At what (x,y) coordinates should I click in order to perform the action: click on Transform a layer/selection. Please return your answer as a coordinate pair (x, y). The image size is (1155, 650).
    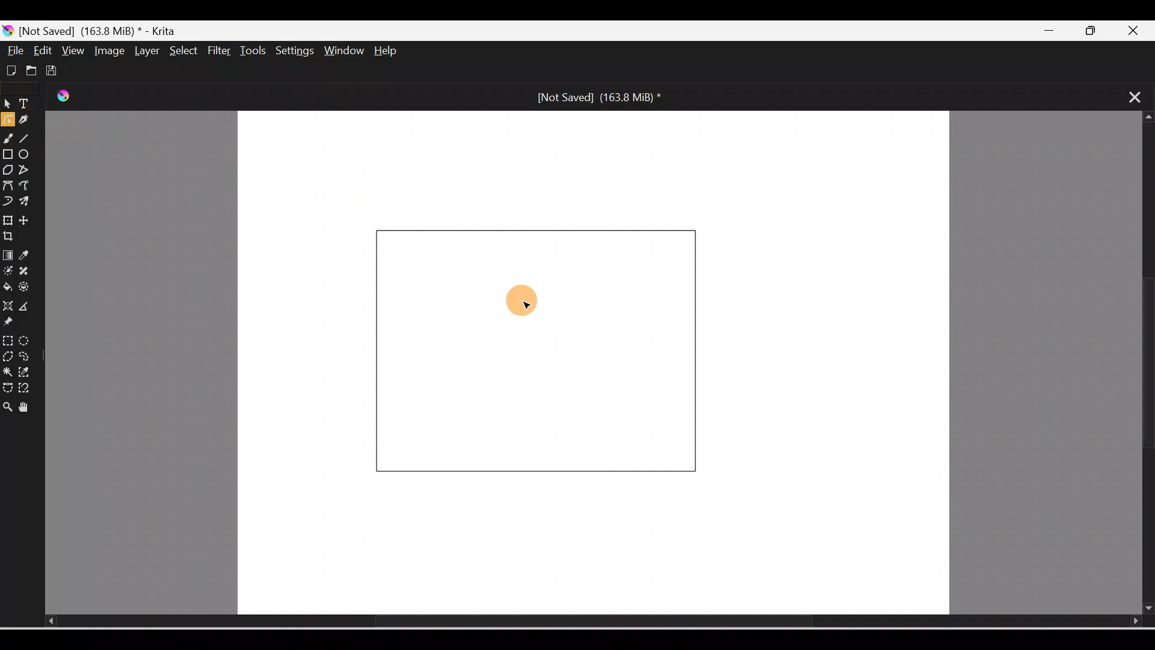
    Looking at the image, I should click on (8, 218).